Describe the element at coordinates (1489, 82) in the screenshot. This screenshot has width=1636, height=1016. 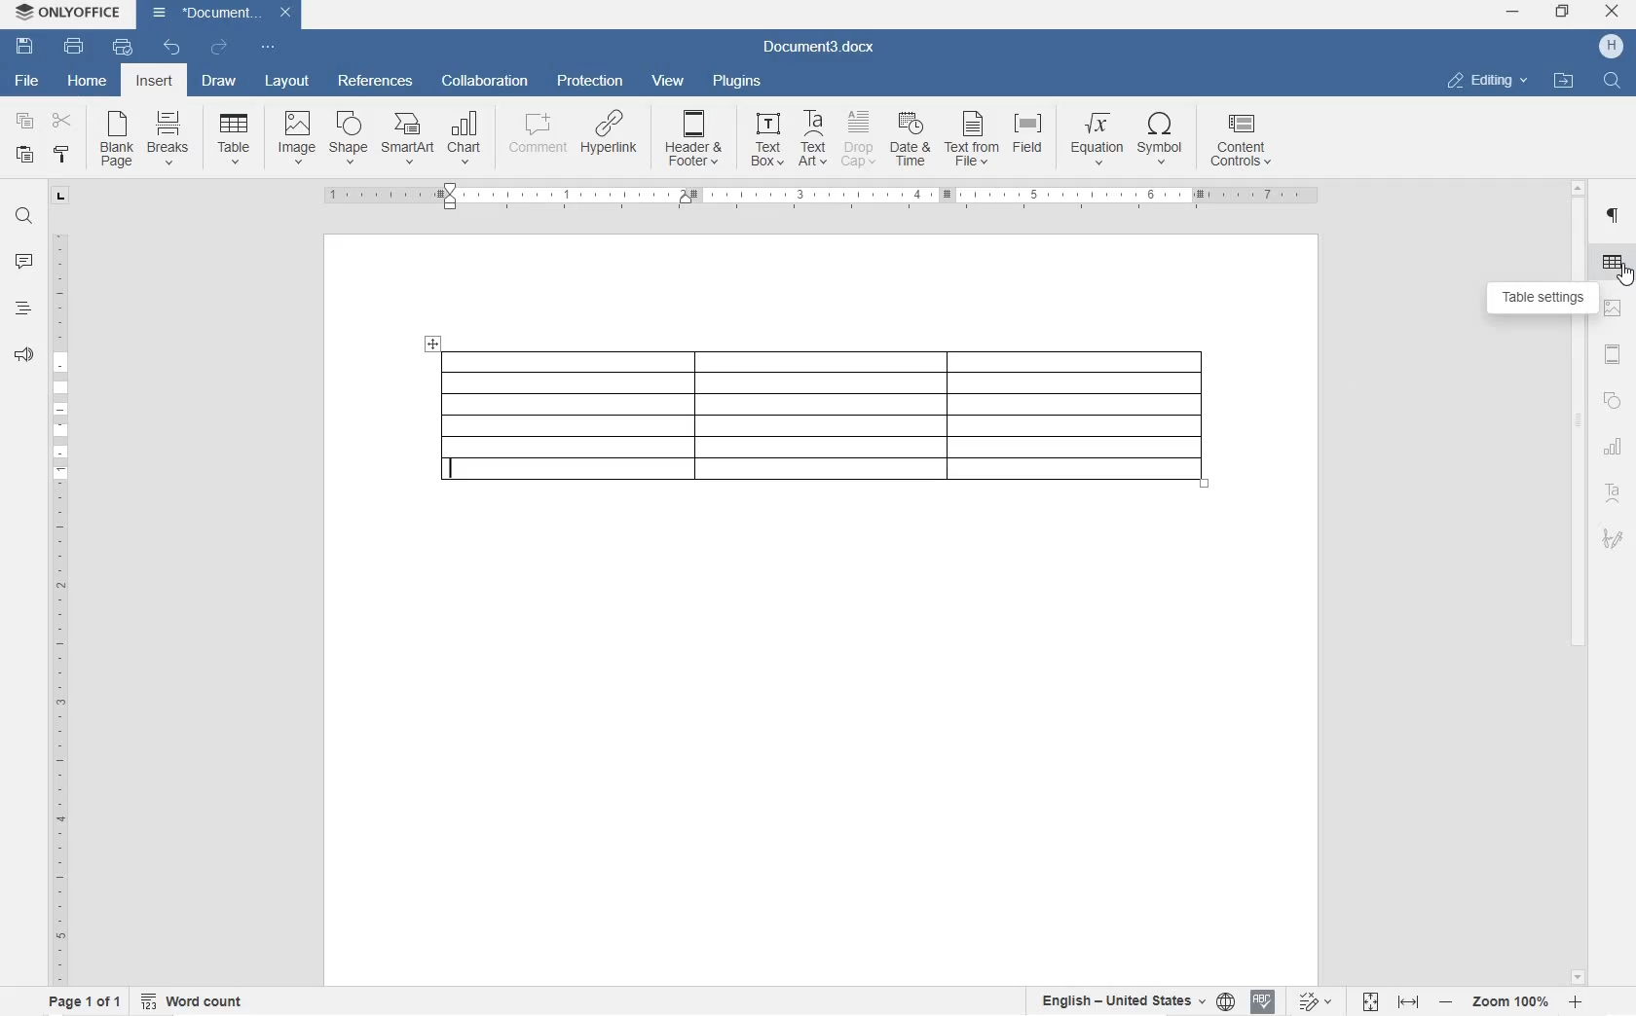
I see `EDITING` at that location.